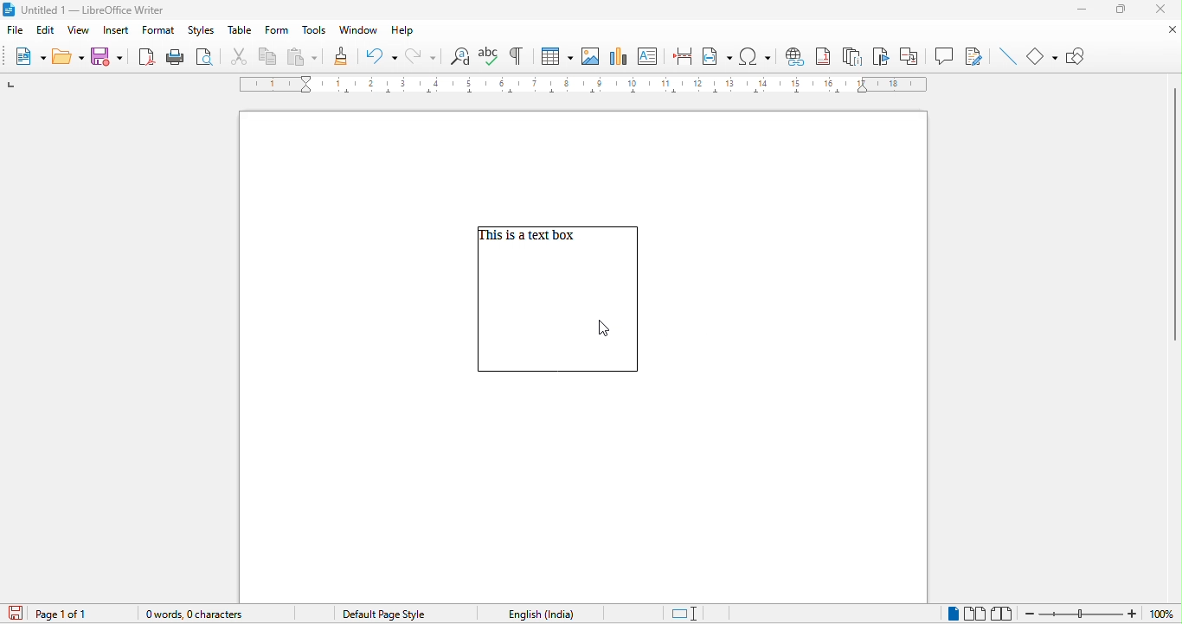 The width and height of the screenshot is (1182, 624). What do you see at coordinates (158, 31) in the screenshot?
I see `format` at bounding box center [158, 31].